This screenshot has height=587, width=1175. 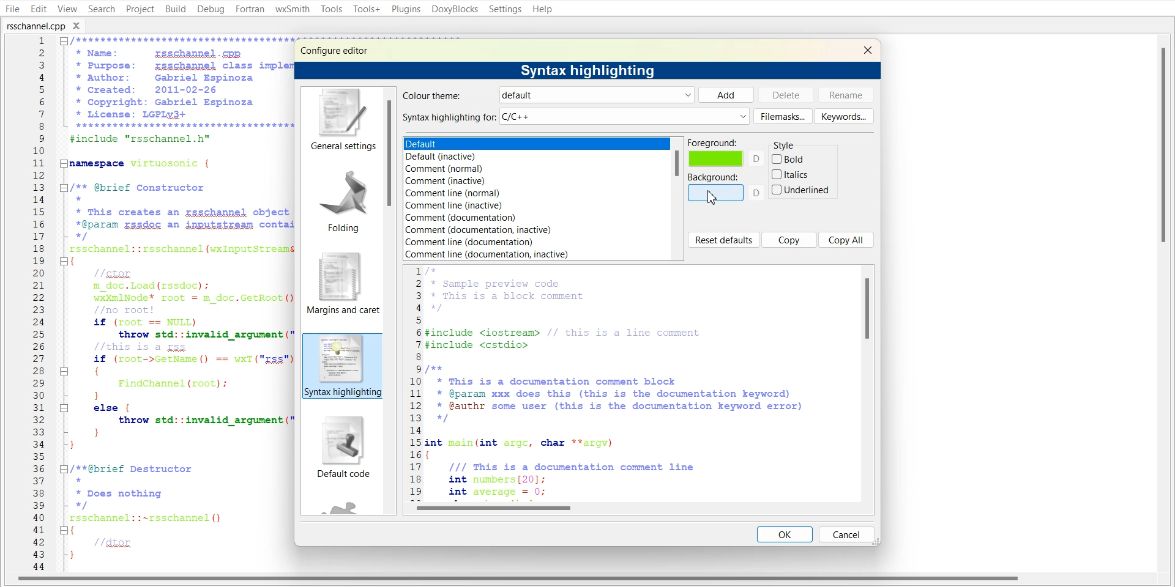 I want to click on OK, so click(x=785, y=534).